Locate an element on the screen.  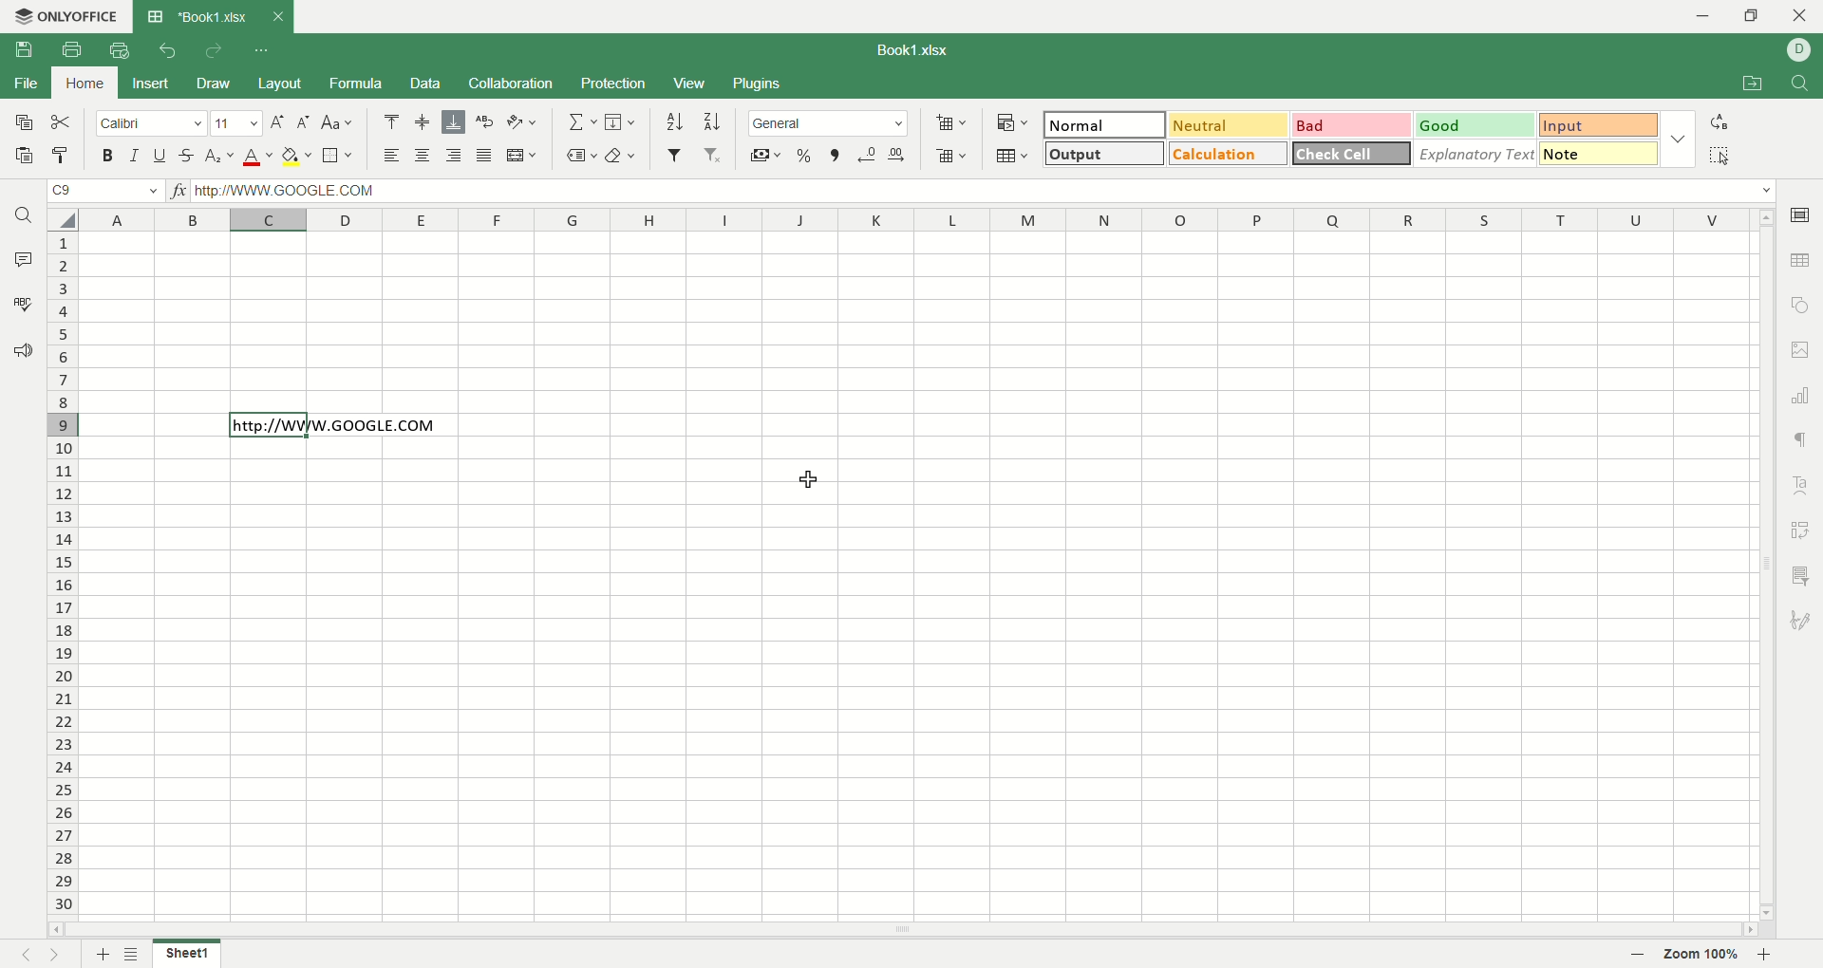
close is located at coordinates (277, 15).